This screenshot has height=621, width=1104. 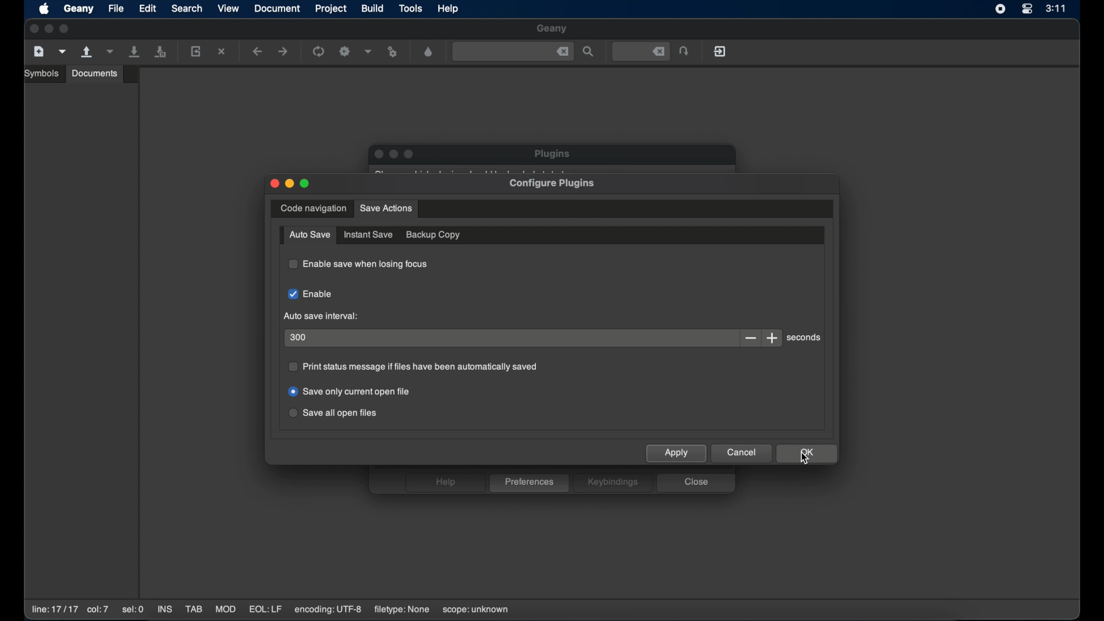 I want to click on increment, so click(x=773, y=338).